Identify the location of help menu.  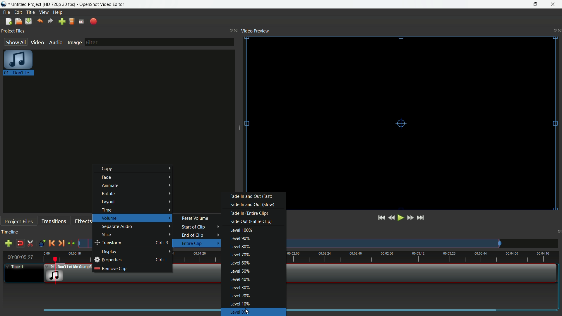
(58, 12).